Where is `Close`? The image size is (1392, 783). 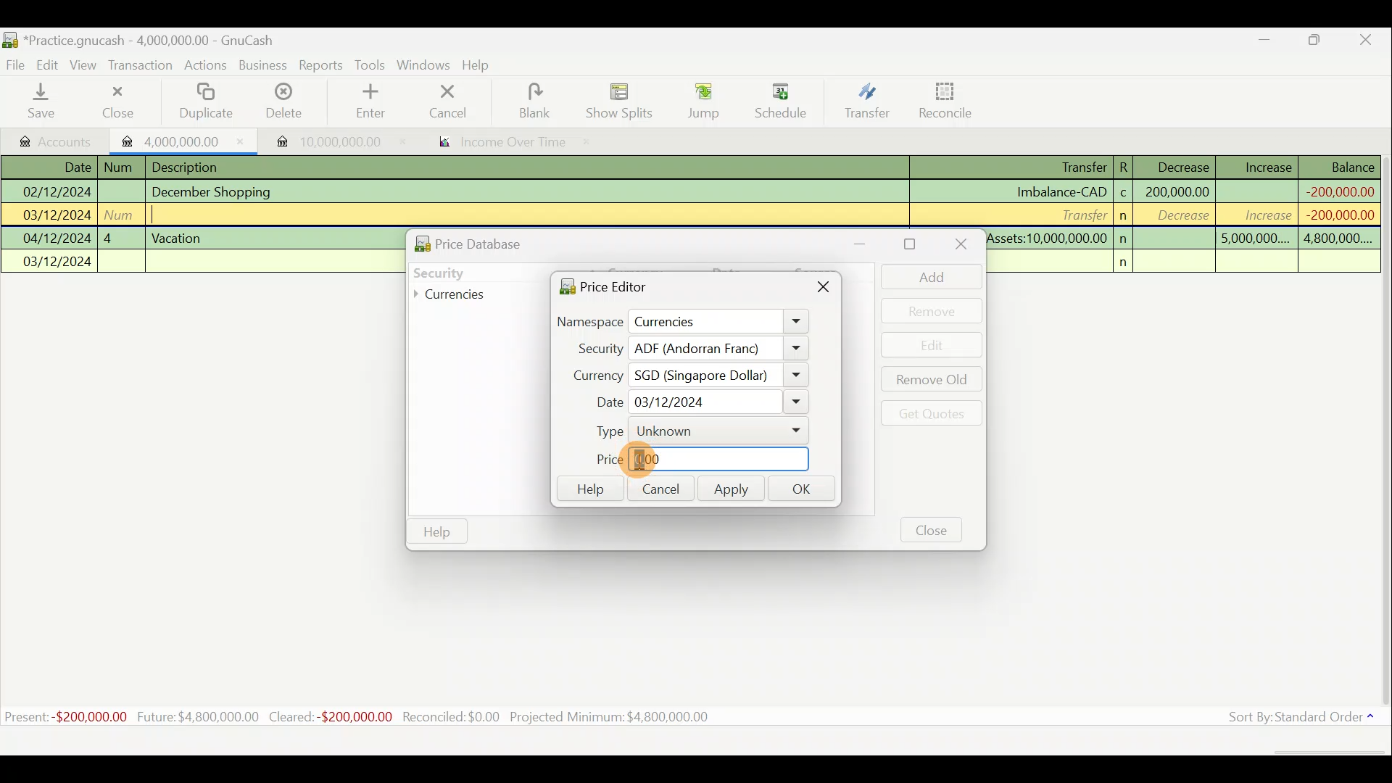 Close is located at coordinates (958, 246).